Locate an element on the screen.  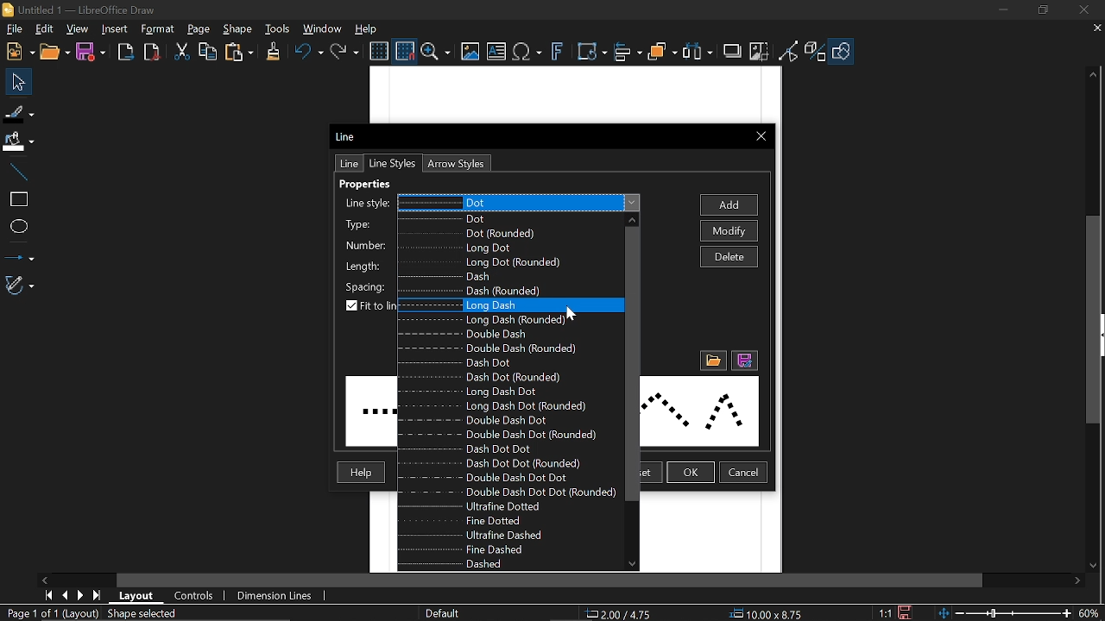
Controls is located at coordinates (194, 596).